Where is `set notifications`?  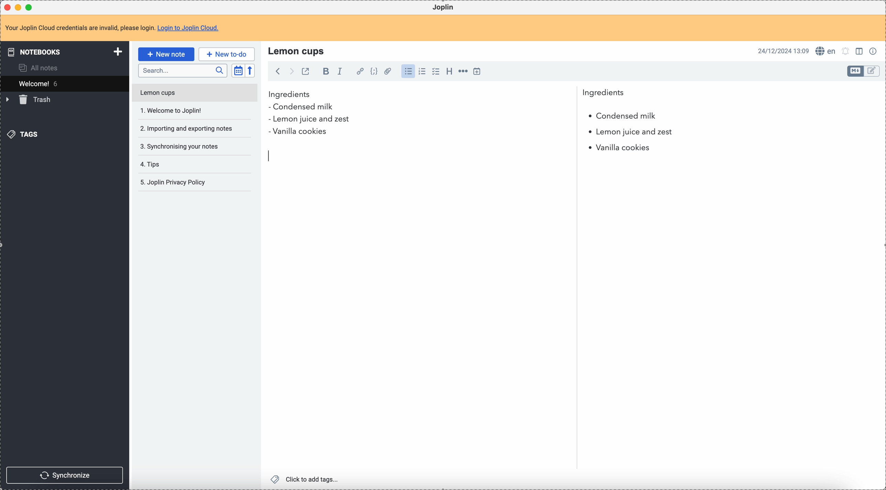
set notifications is located at coordinates (846, 51).